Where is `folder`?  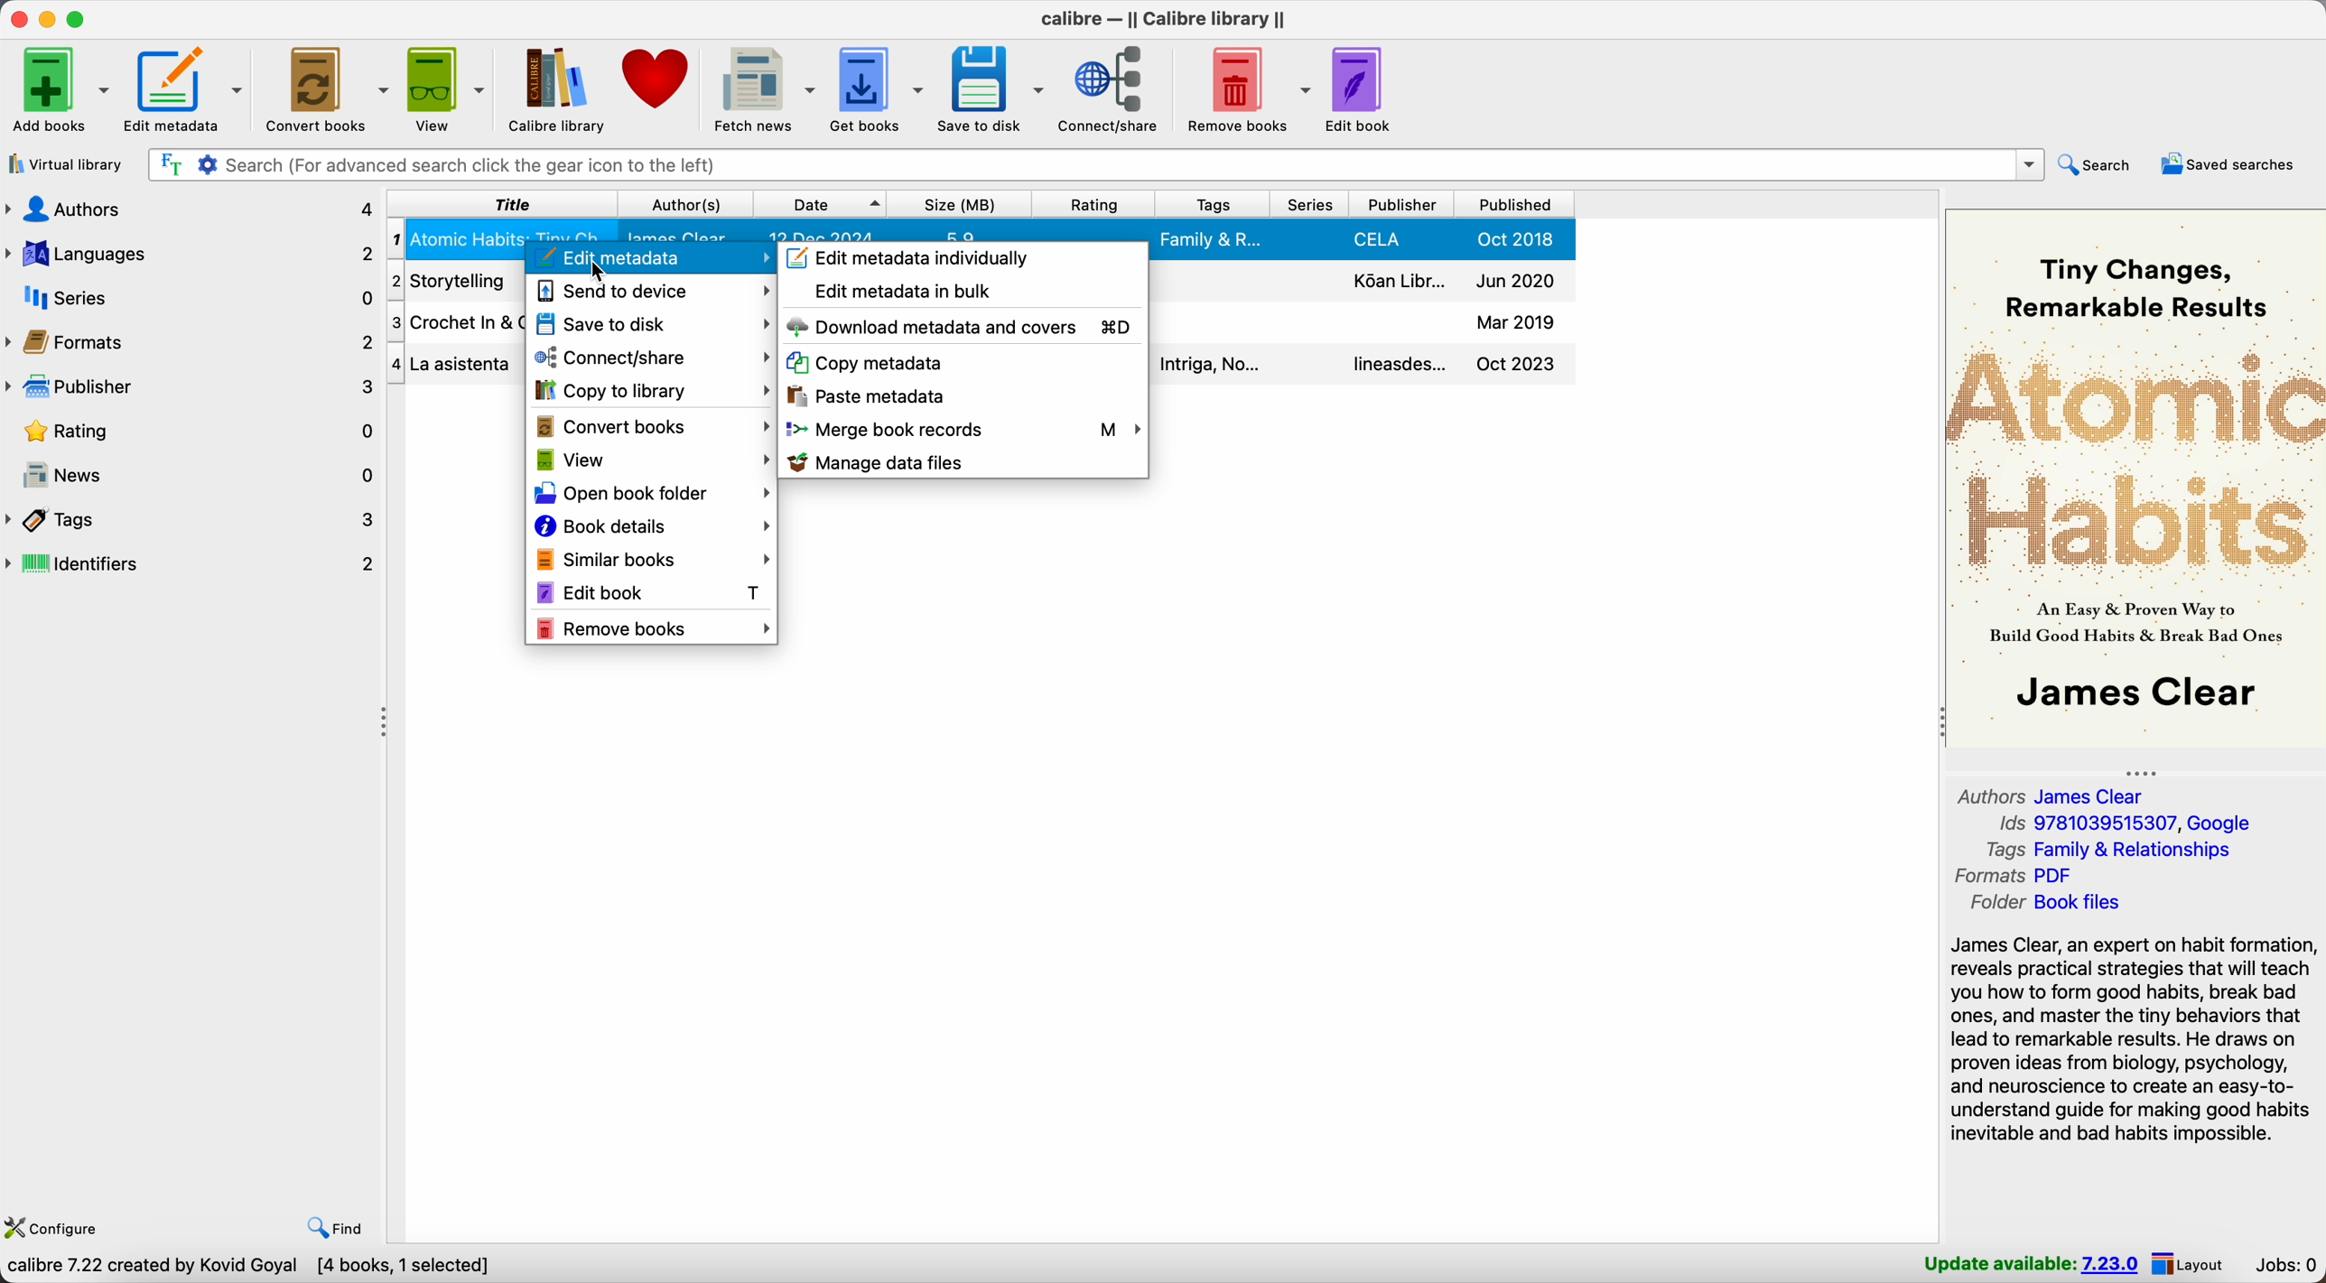 folder is located at coordinates (2043, 905).